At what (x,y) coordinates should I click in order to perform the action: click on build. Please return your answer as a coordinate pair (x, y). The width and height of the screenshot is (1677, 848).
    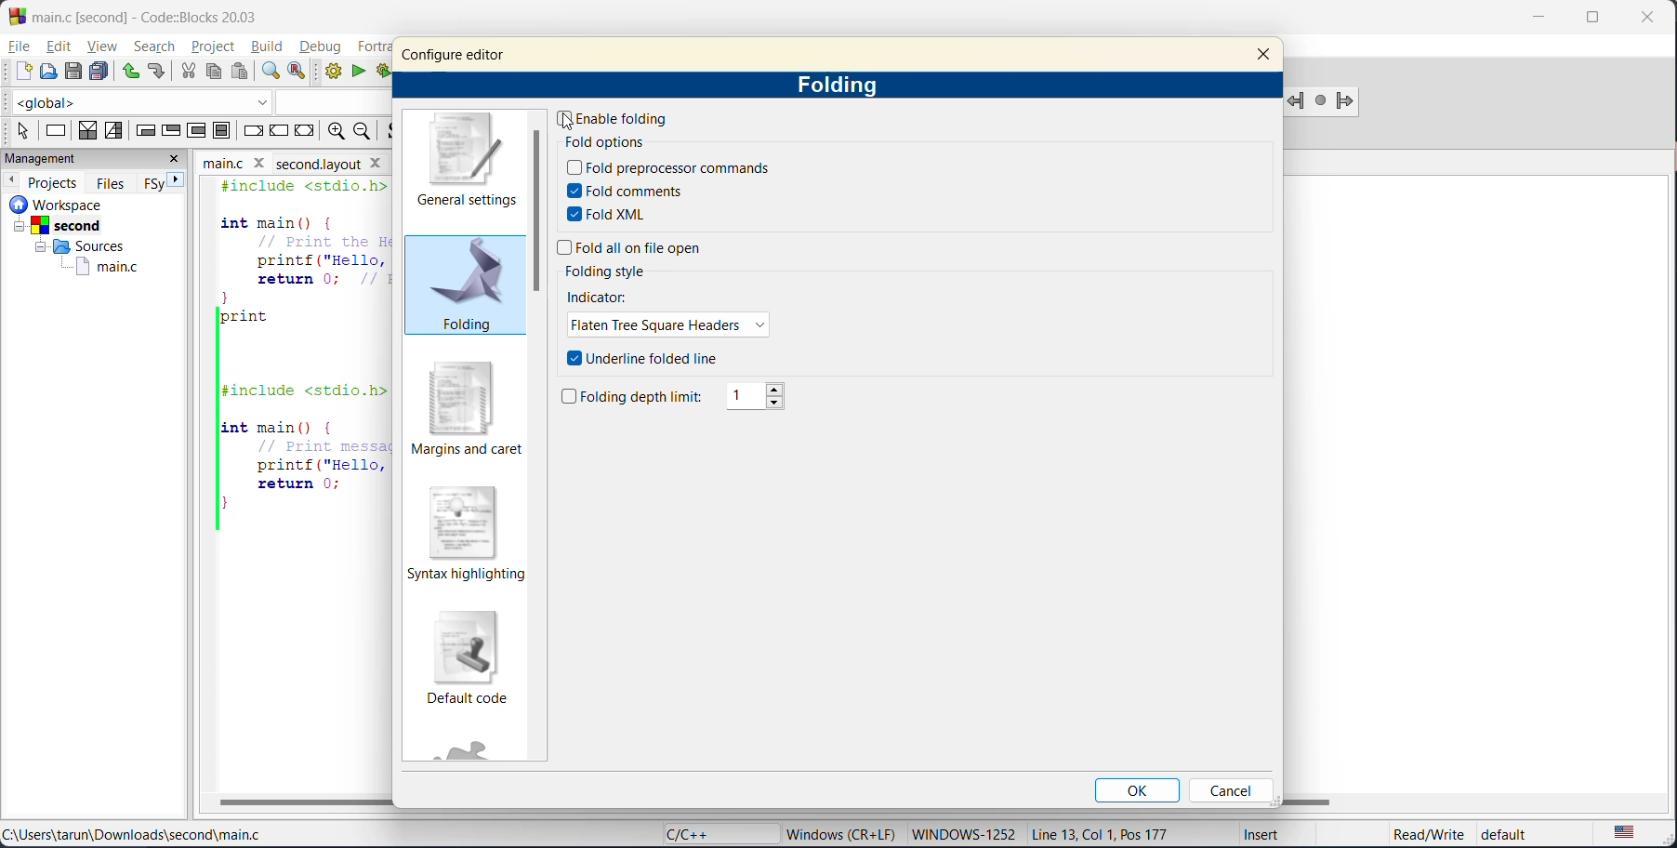
    Looking at the image, I should click on (270, 47).